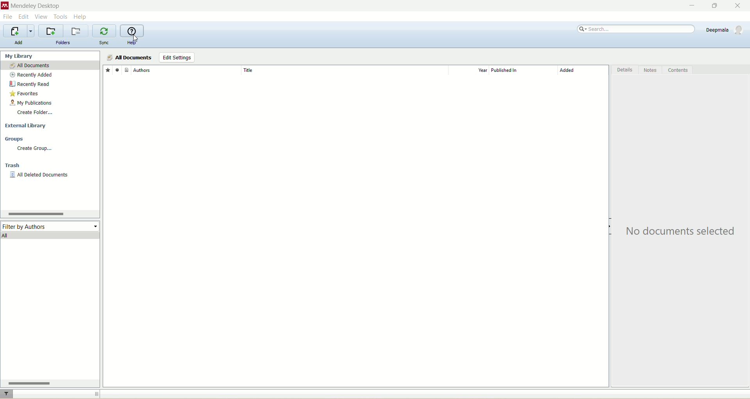  What do you see at coordinates (64, 43) in the screenshot?
I see `folders` at bounding box center [64, 43].